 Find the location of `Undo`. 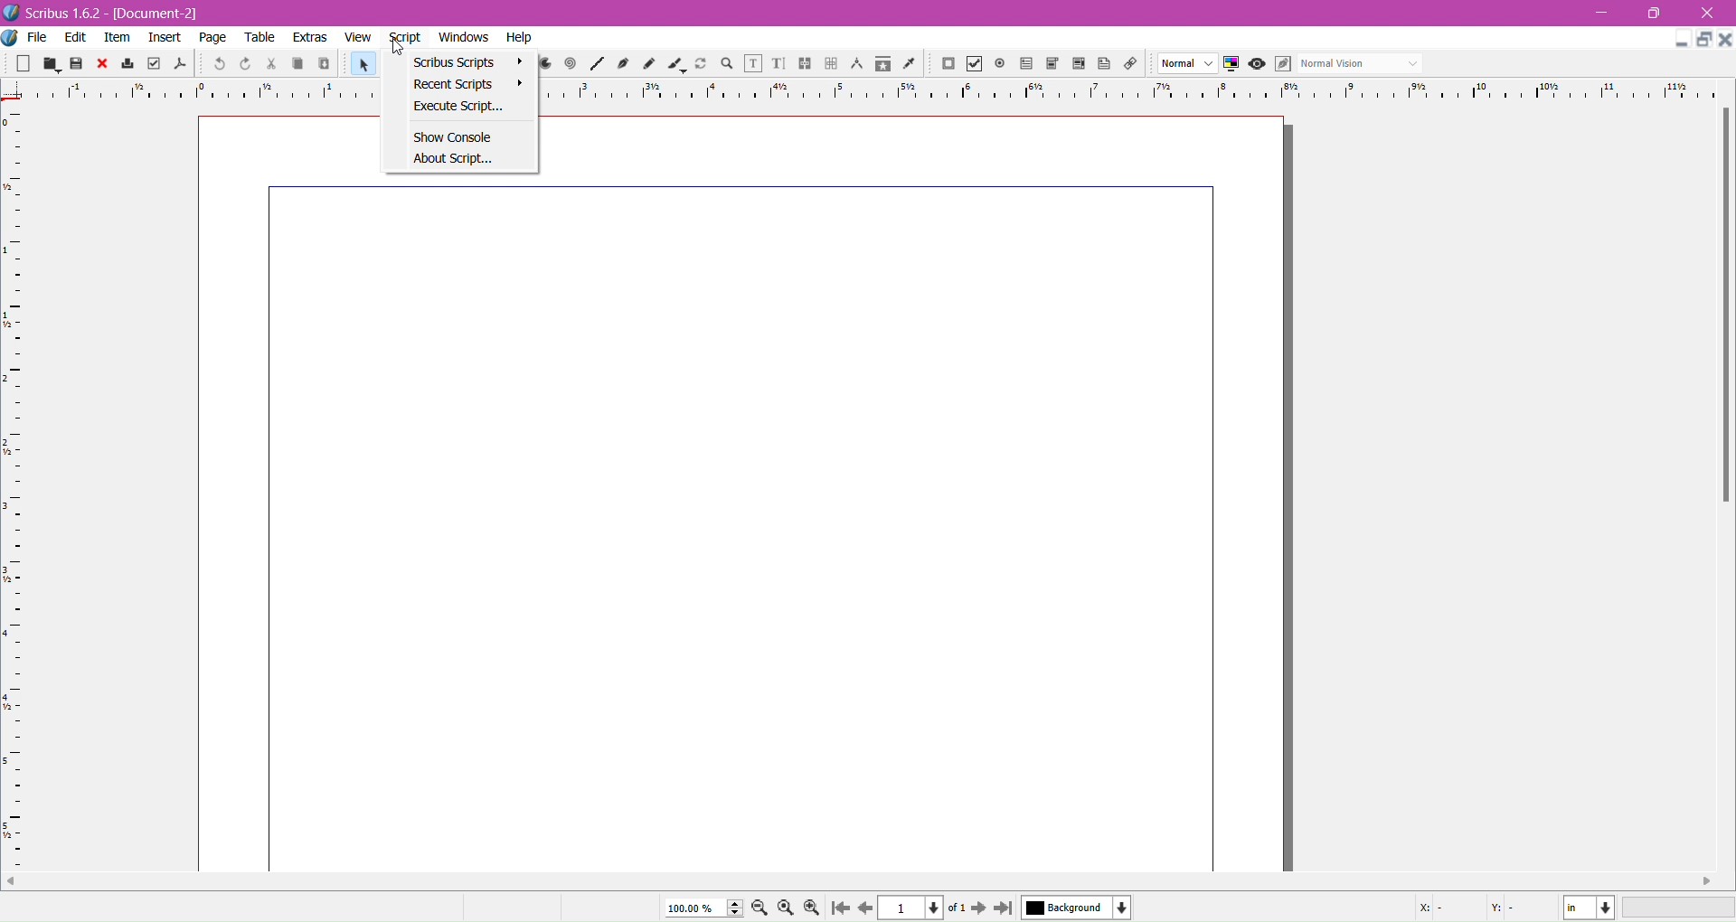

Undo is located at coordinates (218, 68).